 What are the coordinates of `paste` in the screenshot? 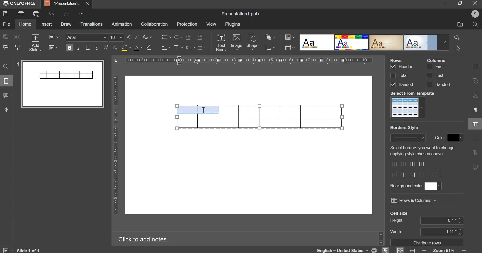 It's located at (6, 47).